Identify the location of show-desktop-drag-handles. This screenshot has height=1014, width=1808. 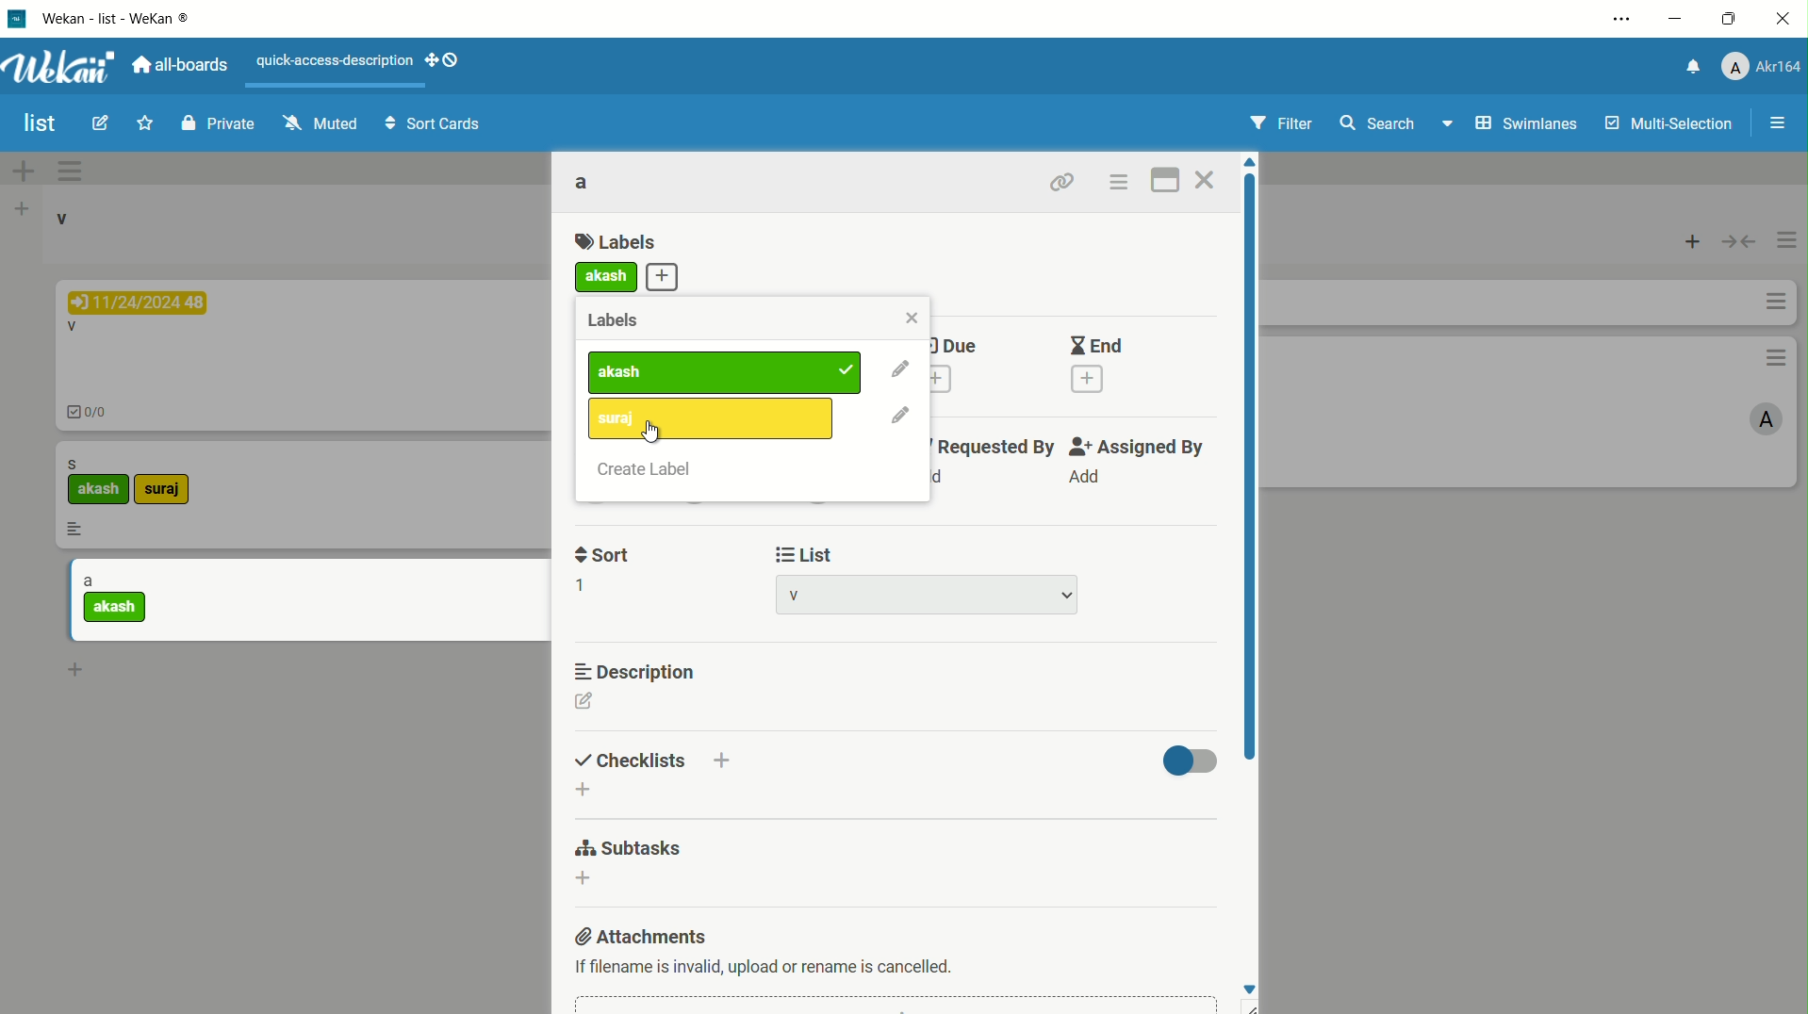
(447, 61).